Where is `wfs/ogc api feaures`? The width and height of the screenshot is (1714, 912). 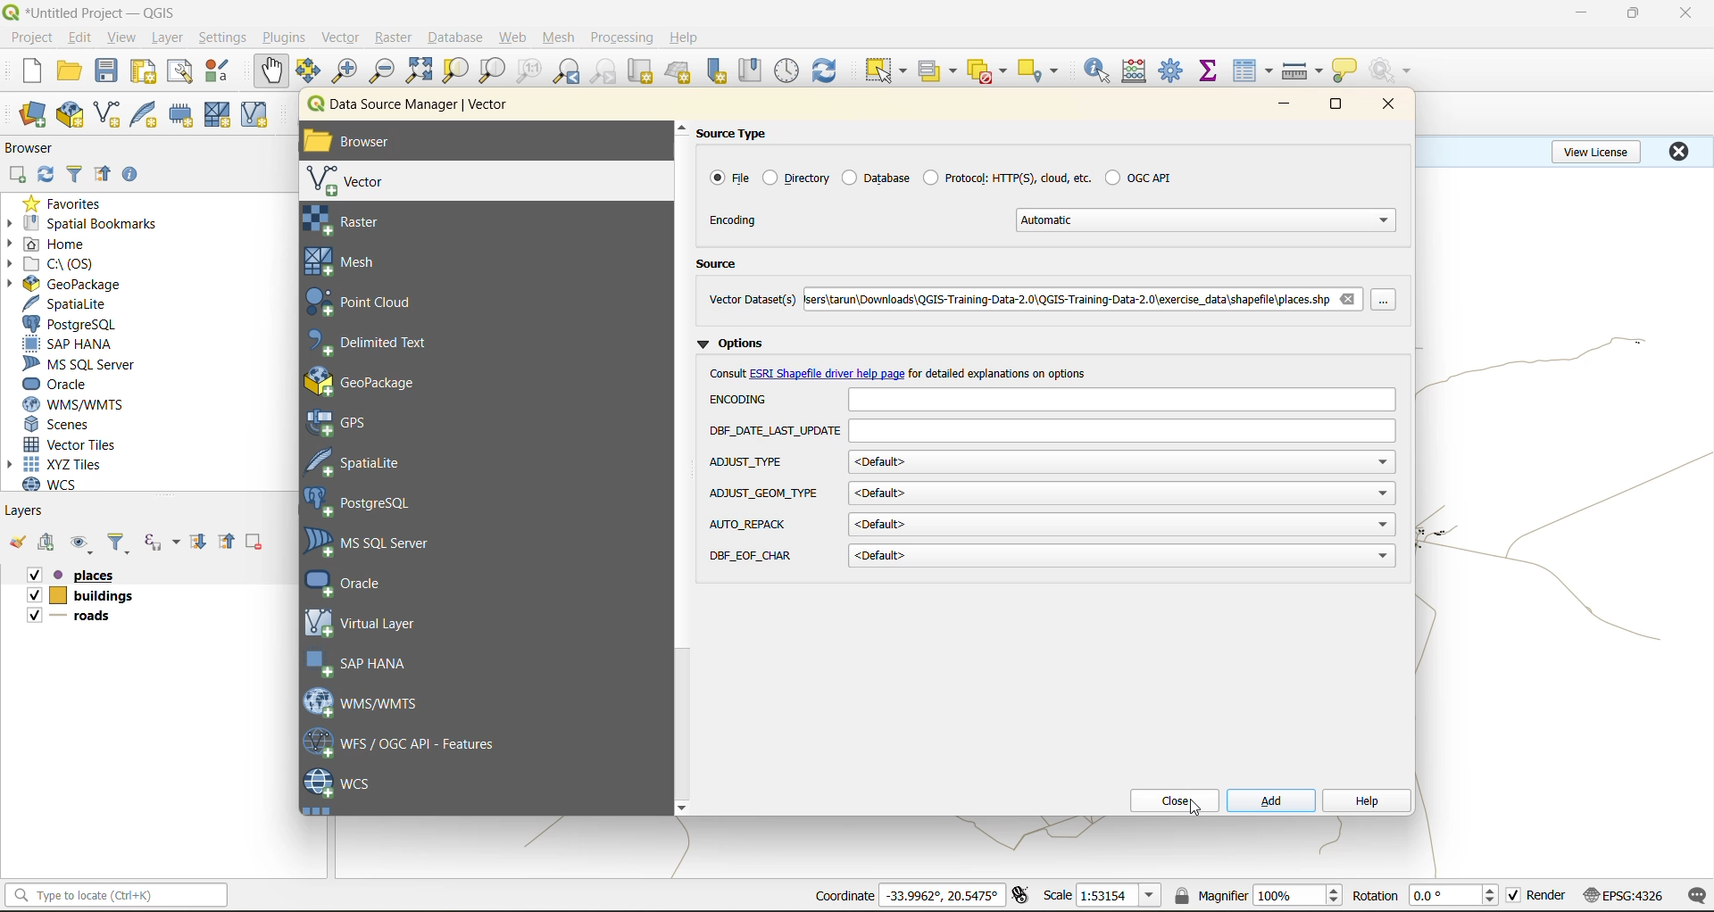 wfs/ogc api feaures is located at coordinates (410, 742).